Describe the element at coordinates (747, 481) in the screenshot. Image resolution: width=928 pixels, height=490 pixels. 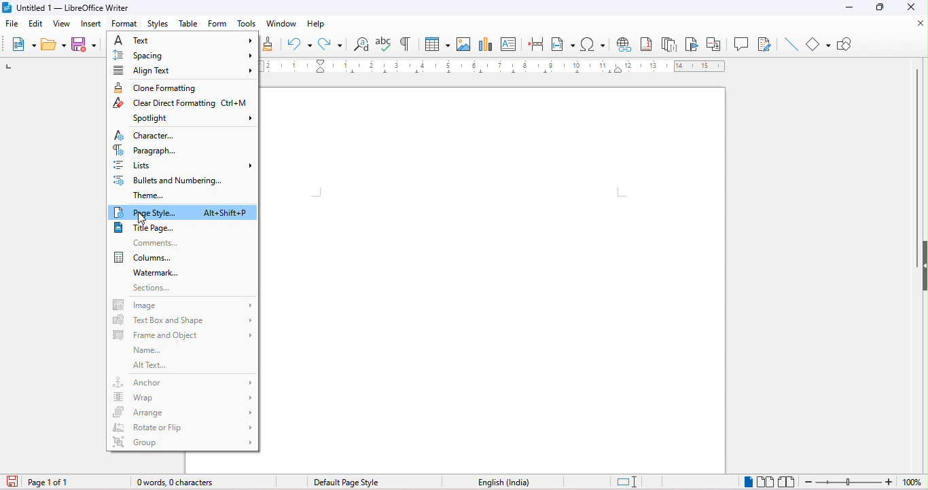
I see `single page view` at that location.